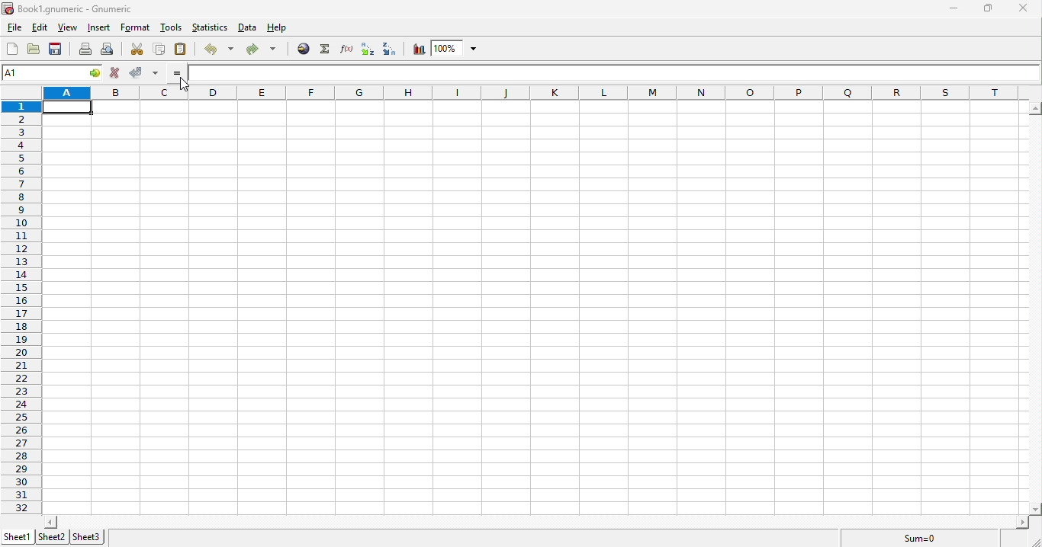 The image size is (1042, 547). I want to click on Book1.gnumeric -Gnumeric, so click(69, 8).